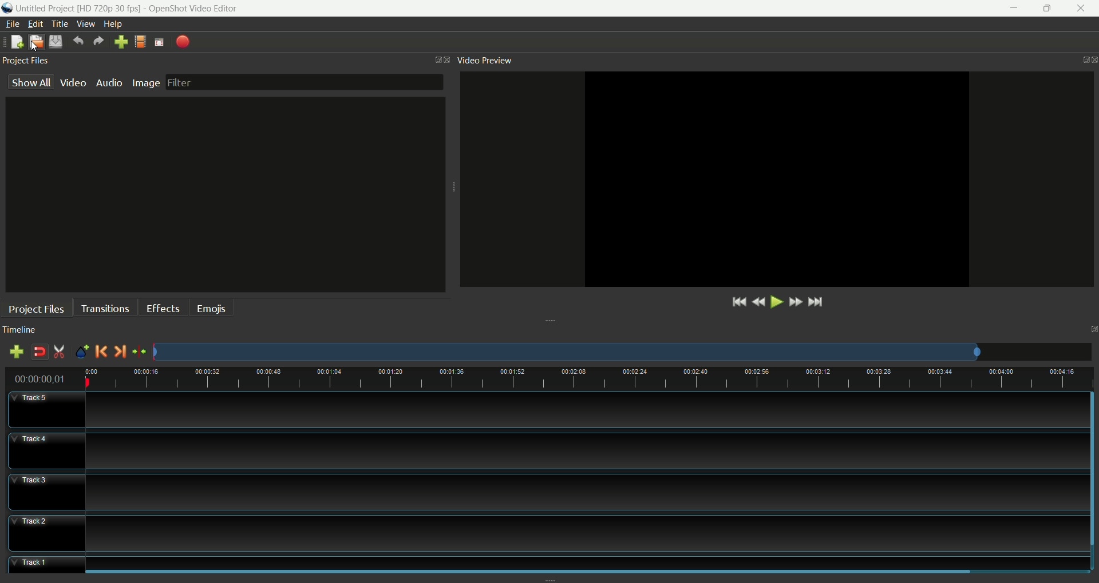 This screenshot has width=1099, height=583. What do you see at coordinates (1074, 56) in the screenshot?
I see `maximize` at bounding box center [1074, 56].